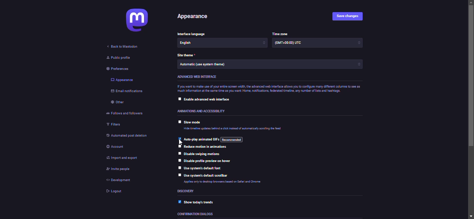  I want to click on enabled, so click(179, 201).